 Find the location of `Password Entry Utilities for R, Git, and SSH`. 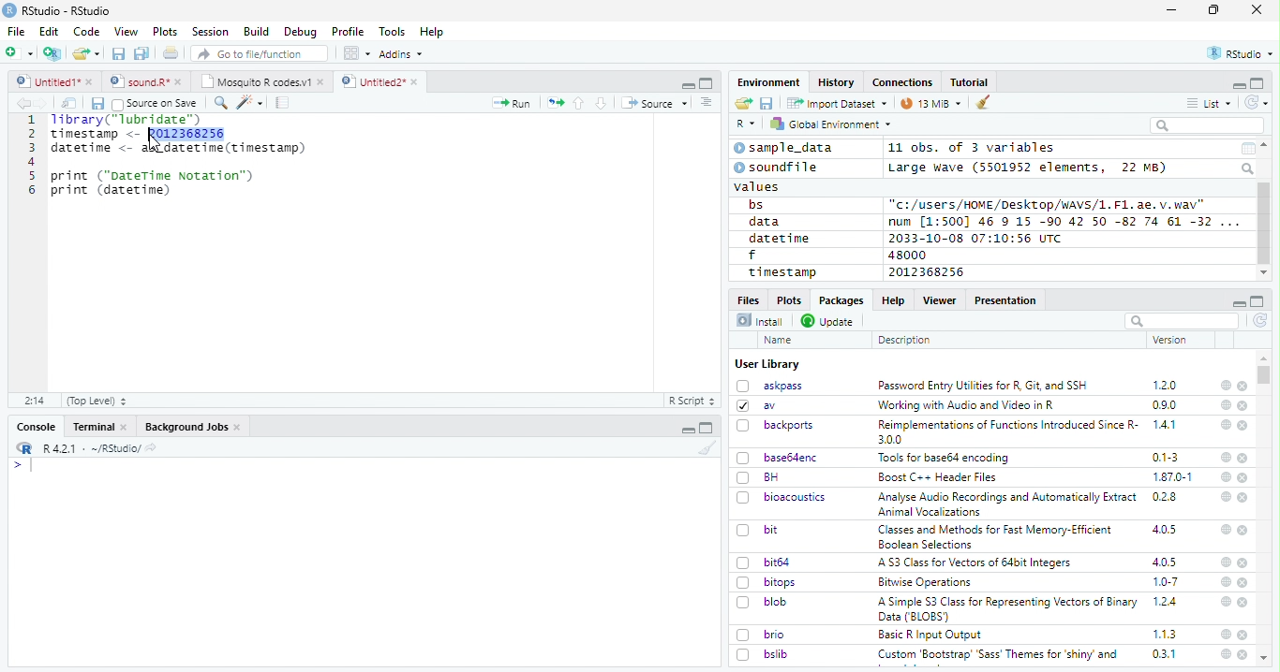

Password Entry Utilities for R, Git, and SSH is located at coordinates (983, 386).